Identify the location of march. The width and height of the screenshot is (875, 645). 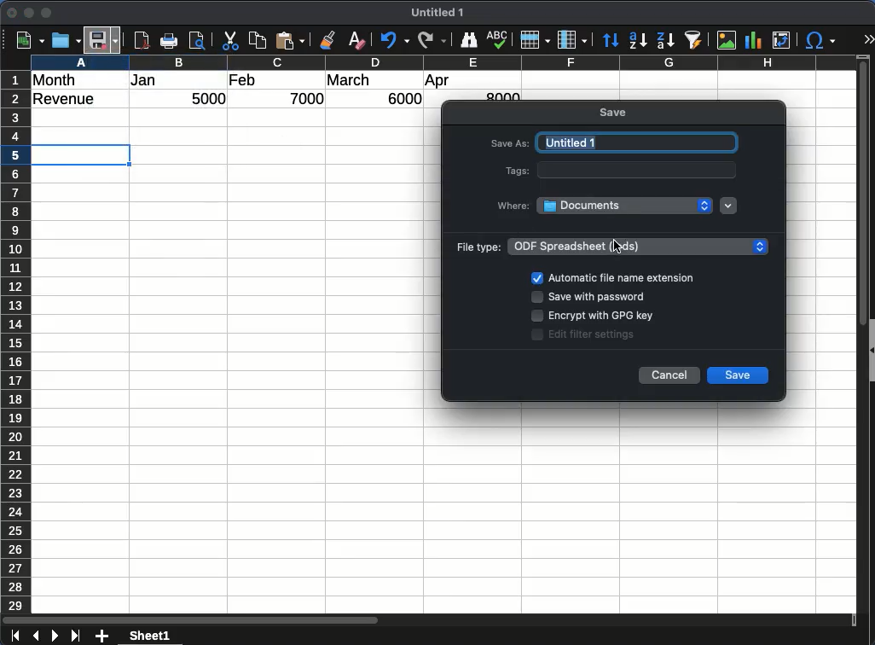
(349, 80).